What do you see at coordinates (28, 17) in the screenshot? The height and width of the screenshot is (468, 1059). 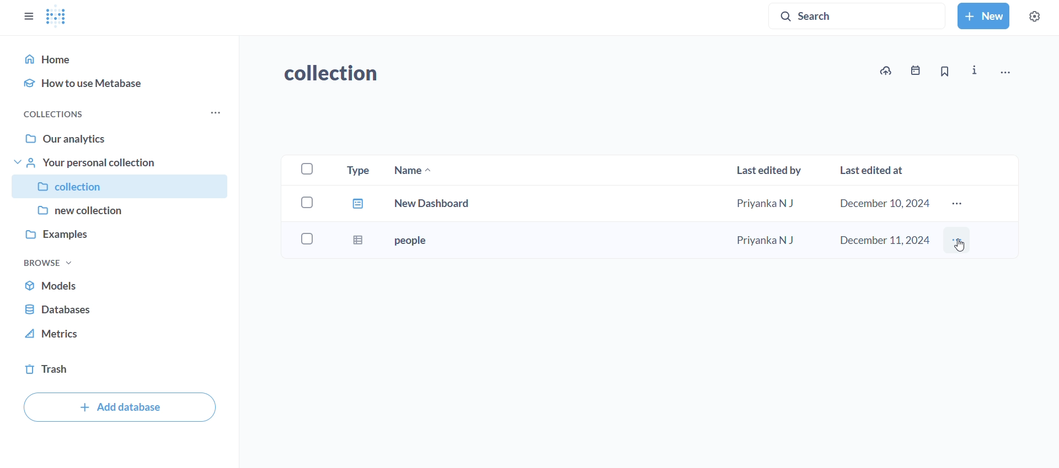 I see `close sidebar` at bounding box center [28, 17].